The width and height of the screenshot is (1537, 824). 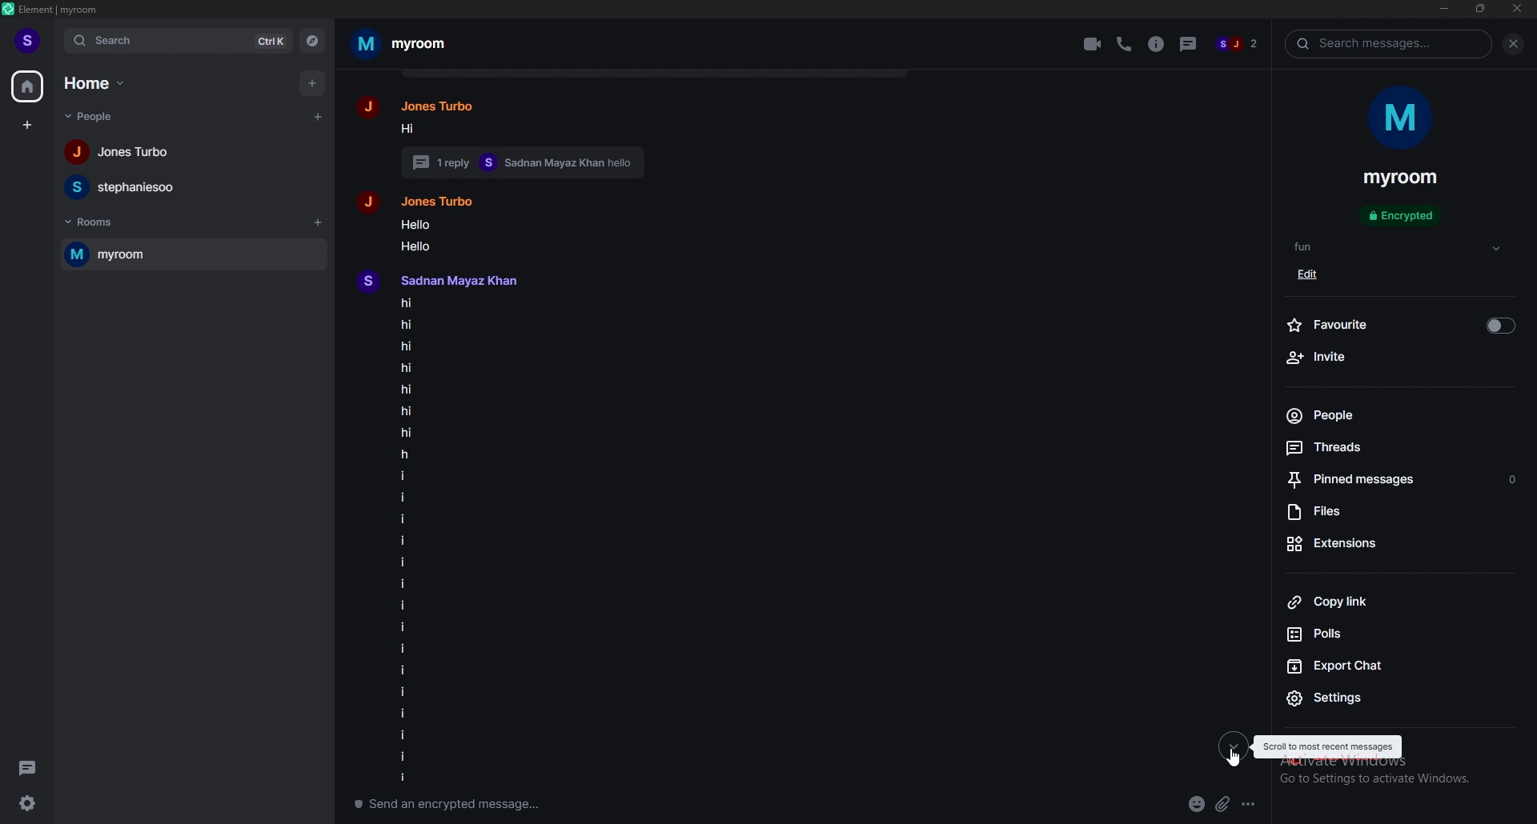 I want to click on export chat, so click(x=1374, y=666).